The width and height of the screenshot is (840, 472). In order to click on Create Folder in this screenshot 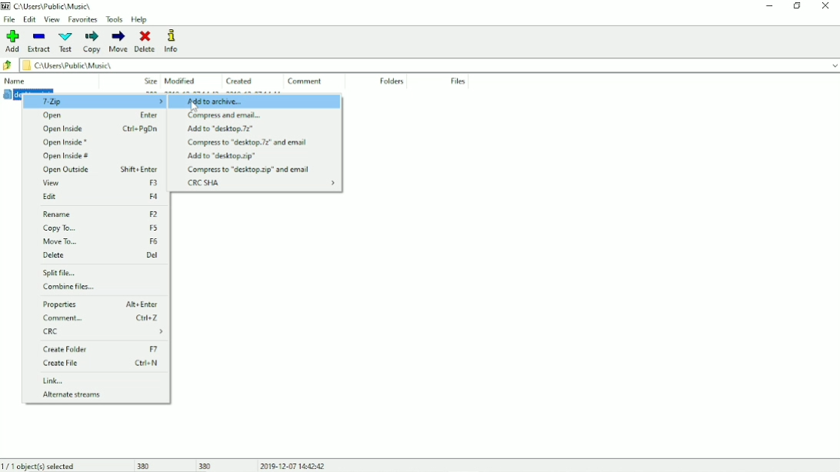, I will do `click(101, 349)`.